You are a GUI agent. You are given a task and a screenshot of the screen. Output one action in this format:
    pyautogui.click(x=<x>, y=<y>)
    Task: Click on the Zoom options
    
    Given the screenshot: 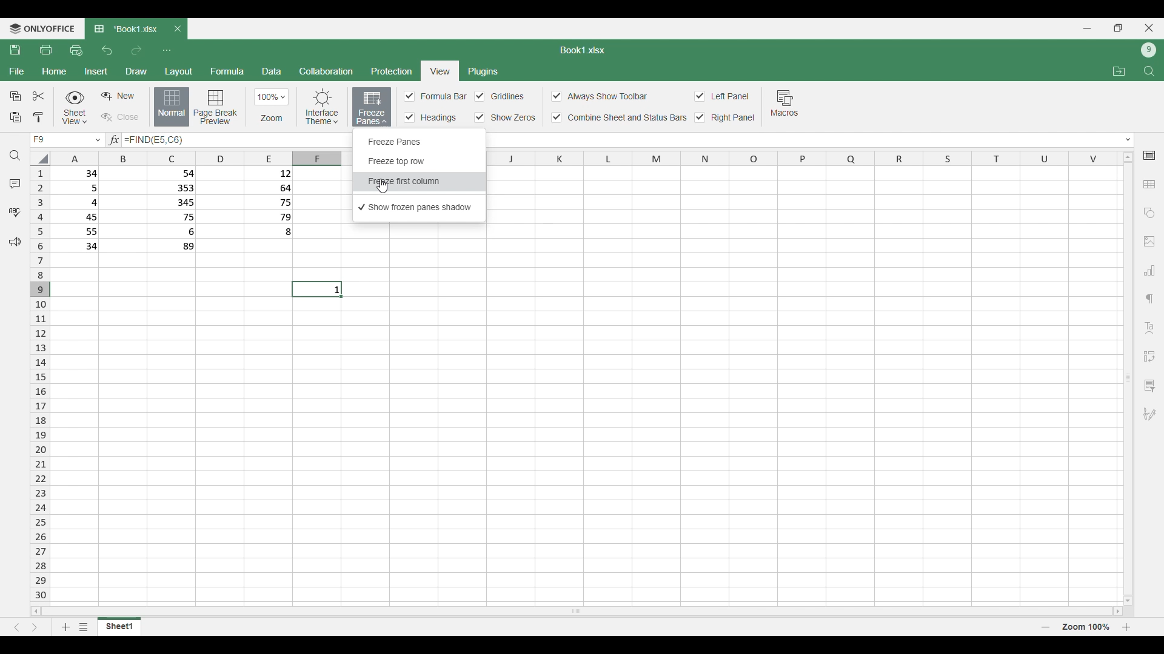 What is the action you would take?
    pyautogui.click(x=271, y=105)
    